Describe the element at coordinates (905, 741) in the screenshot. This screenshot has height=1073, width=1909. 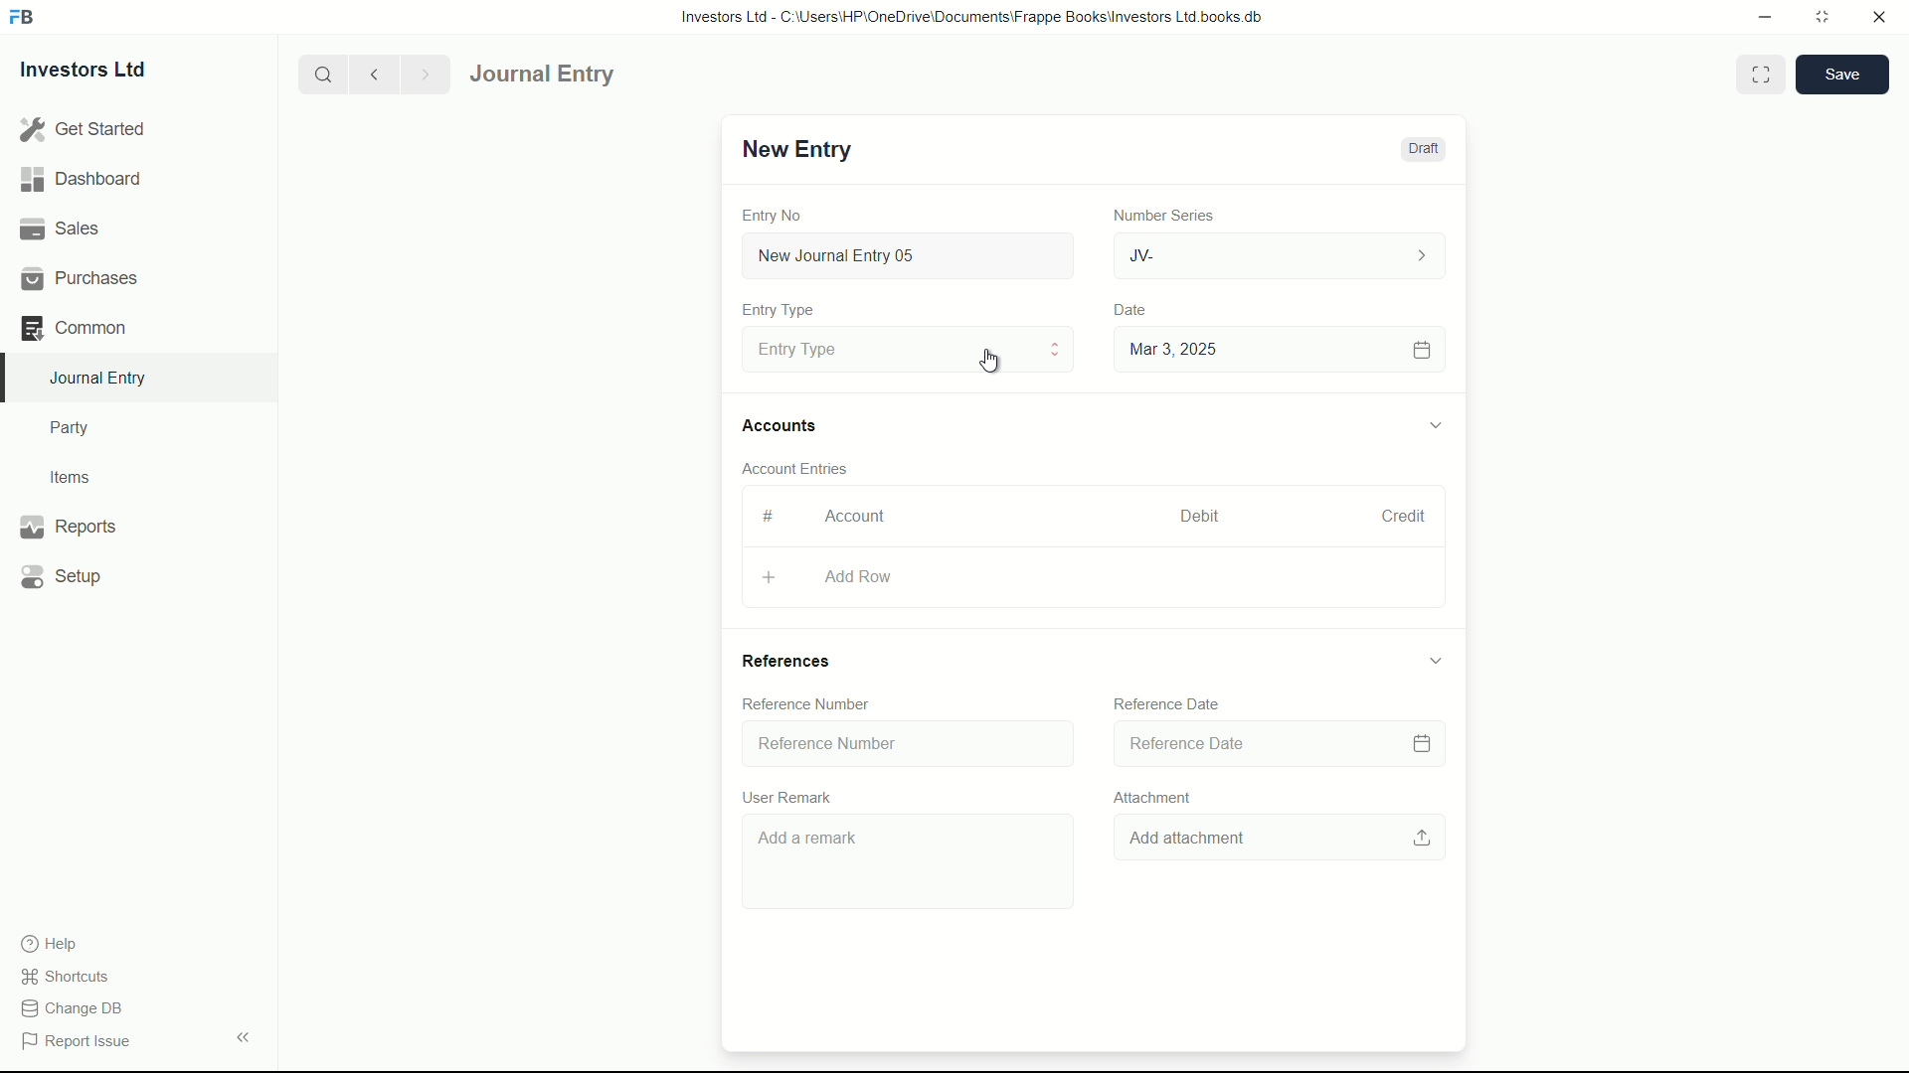
I see `Reference Number` at that location.